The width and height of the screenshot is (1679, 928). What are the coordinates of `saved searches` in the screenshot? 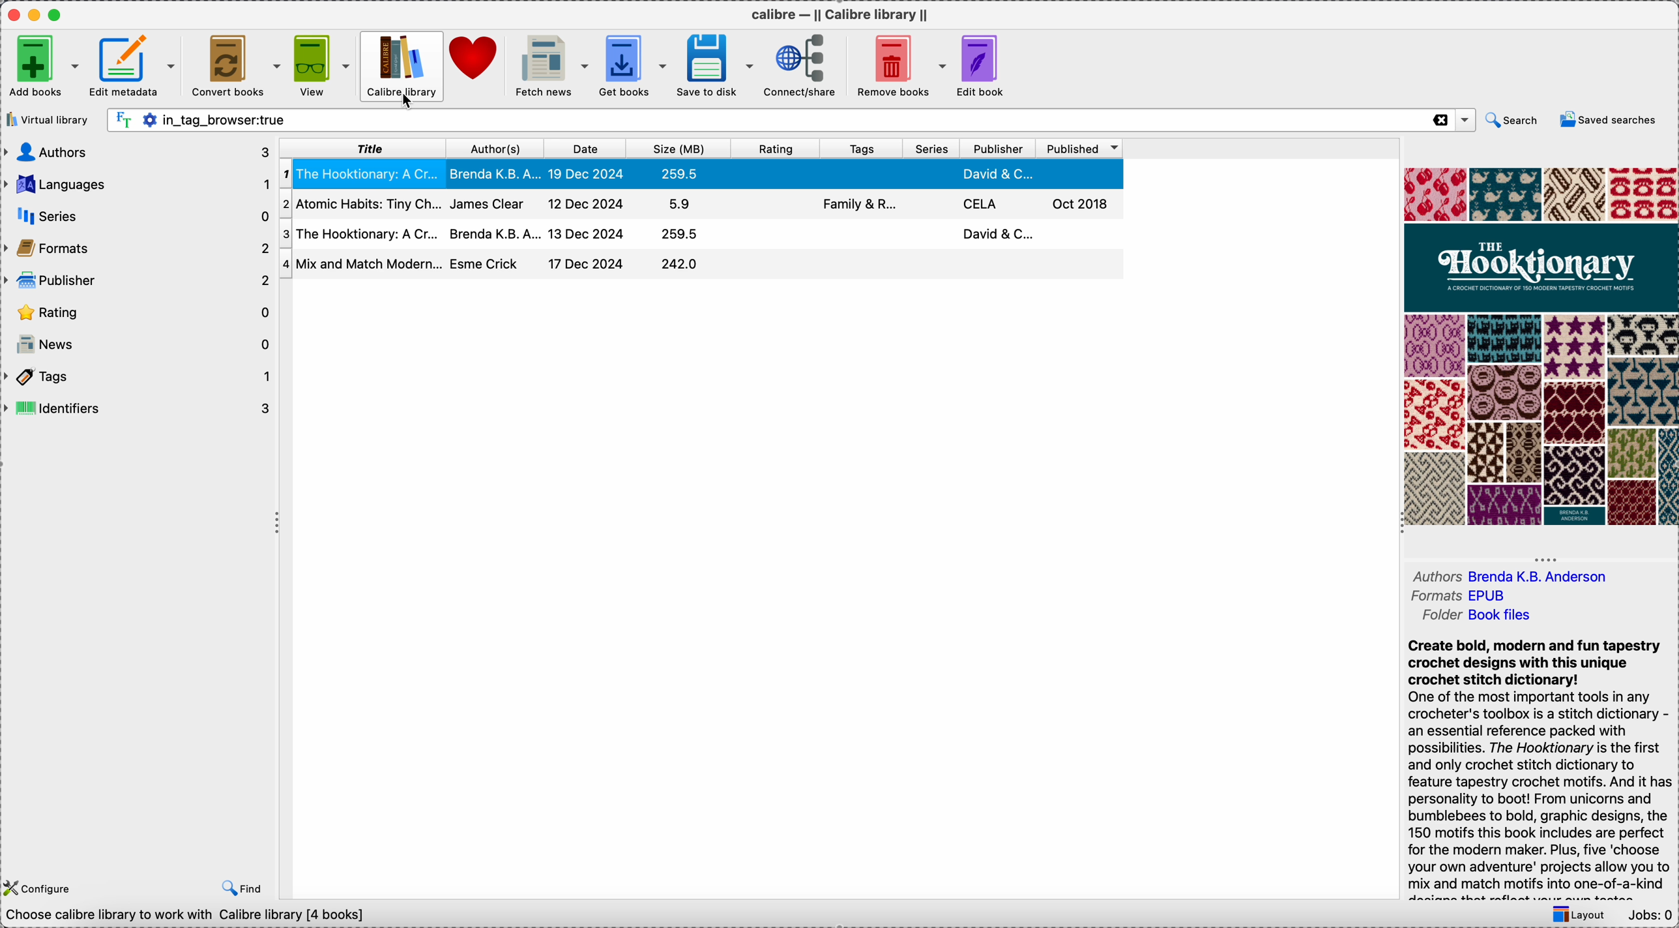 It's located at (1609, 121).